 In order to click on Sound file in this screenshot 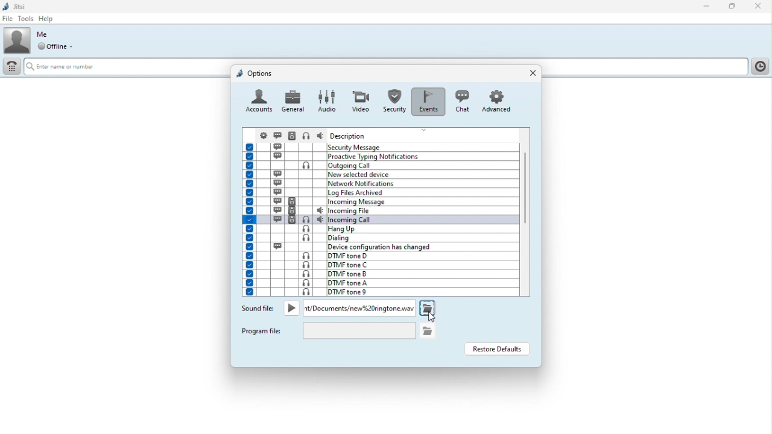, I will do `click(258, 310)`.